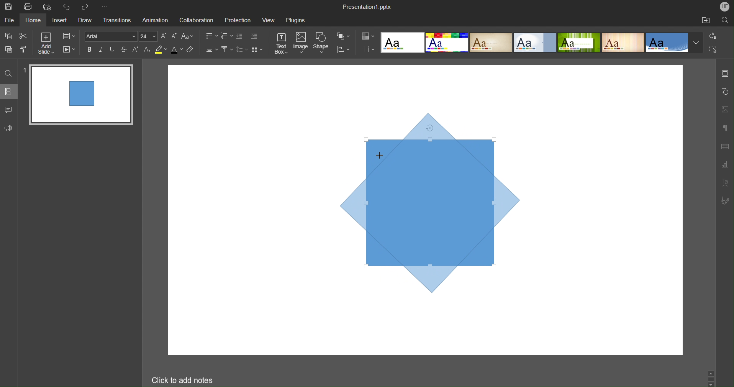 This screenshot has height=387, width=734. What do you see at coordinates (725, 166) in the screenshot?
I see `Graph` at bounding box center [725, 166].